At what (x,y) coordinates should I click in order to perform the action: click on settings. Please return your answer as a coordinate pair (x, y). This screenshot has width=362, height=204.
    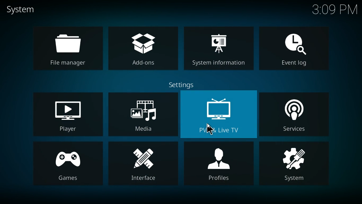
    Looking at the image, I should click on (186, 84).